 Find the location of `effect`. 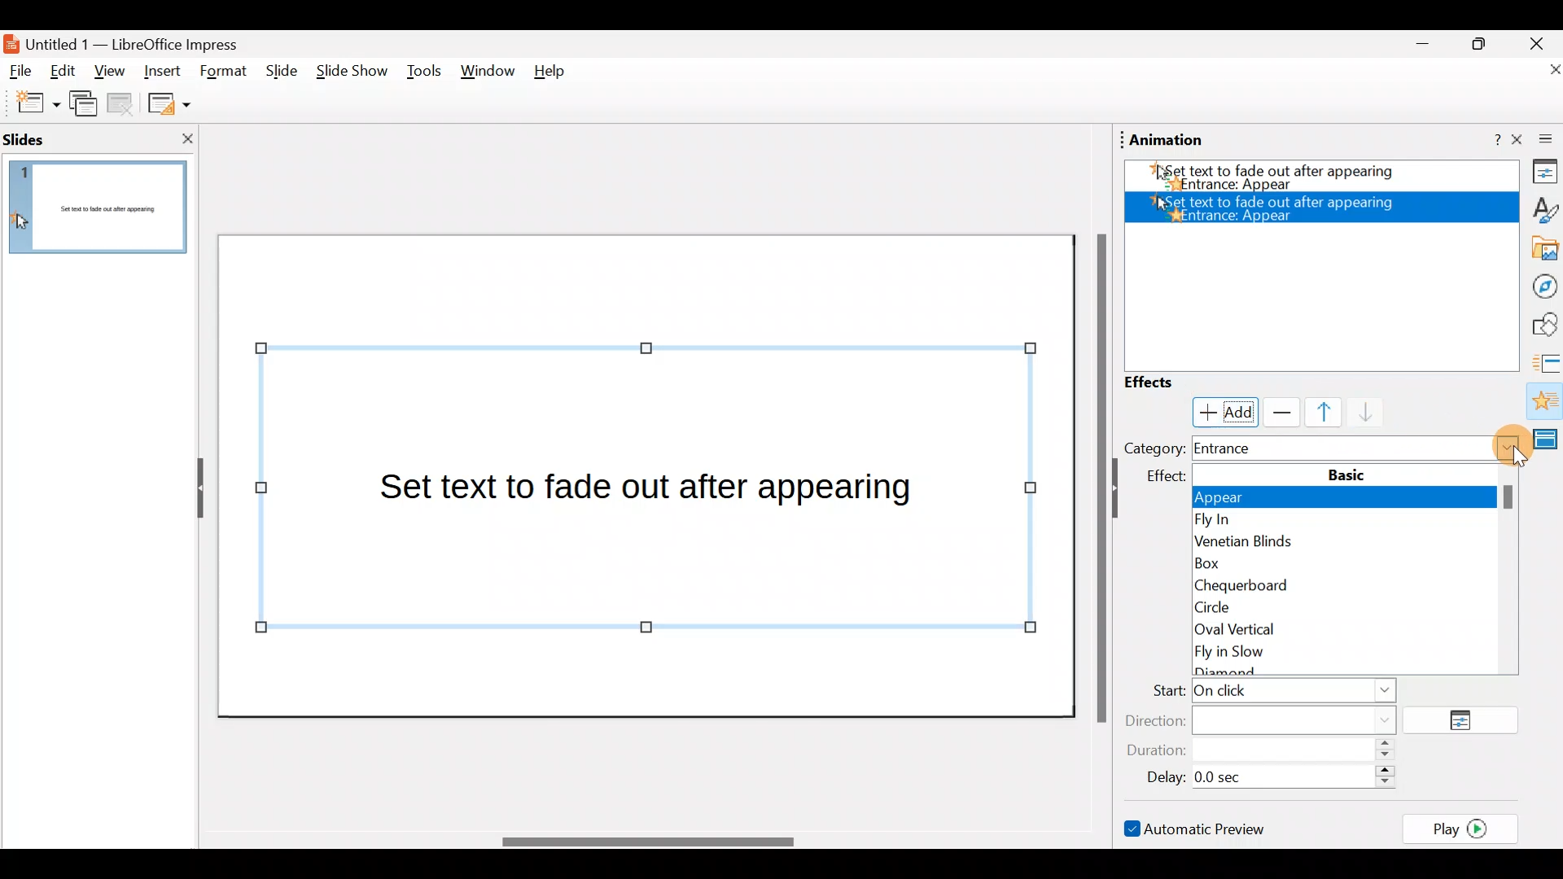

effect is located at coordinates (1170, 477).